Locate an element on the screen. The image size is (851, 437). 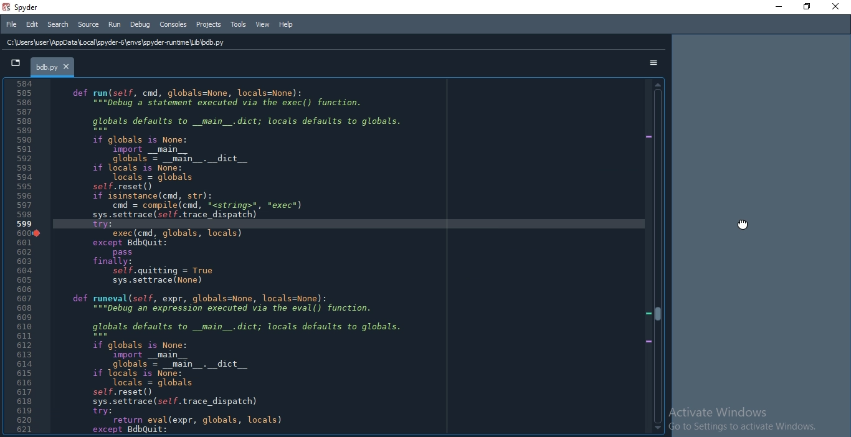
Debug is located at coordinates (140, 24).